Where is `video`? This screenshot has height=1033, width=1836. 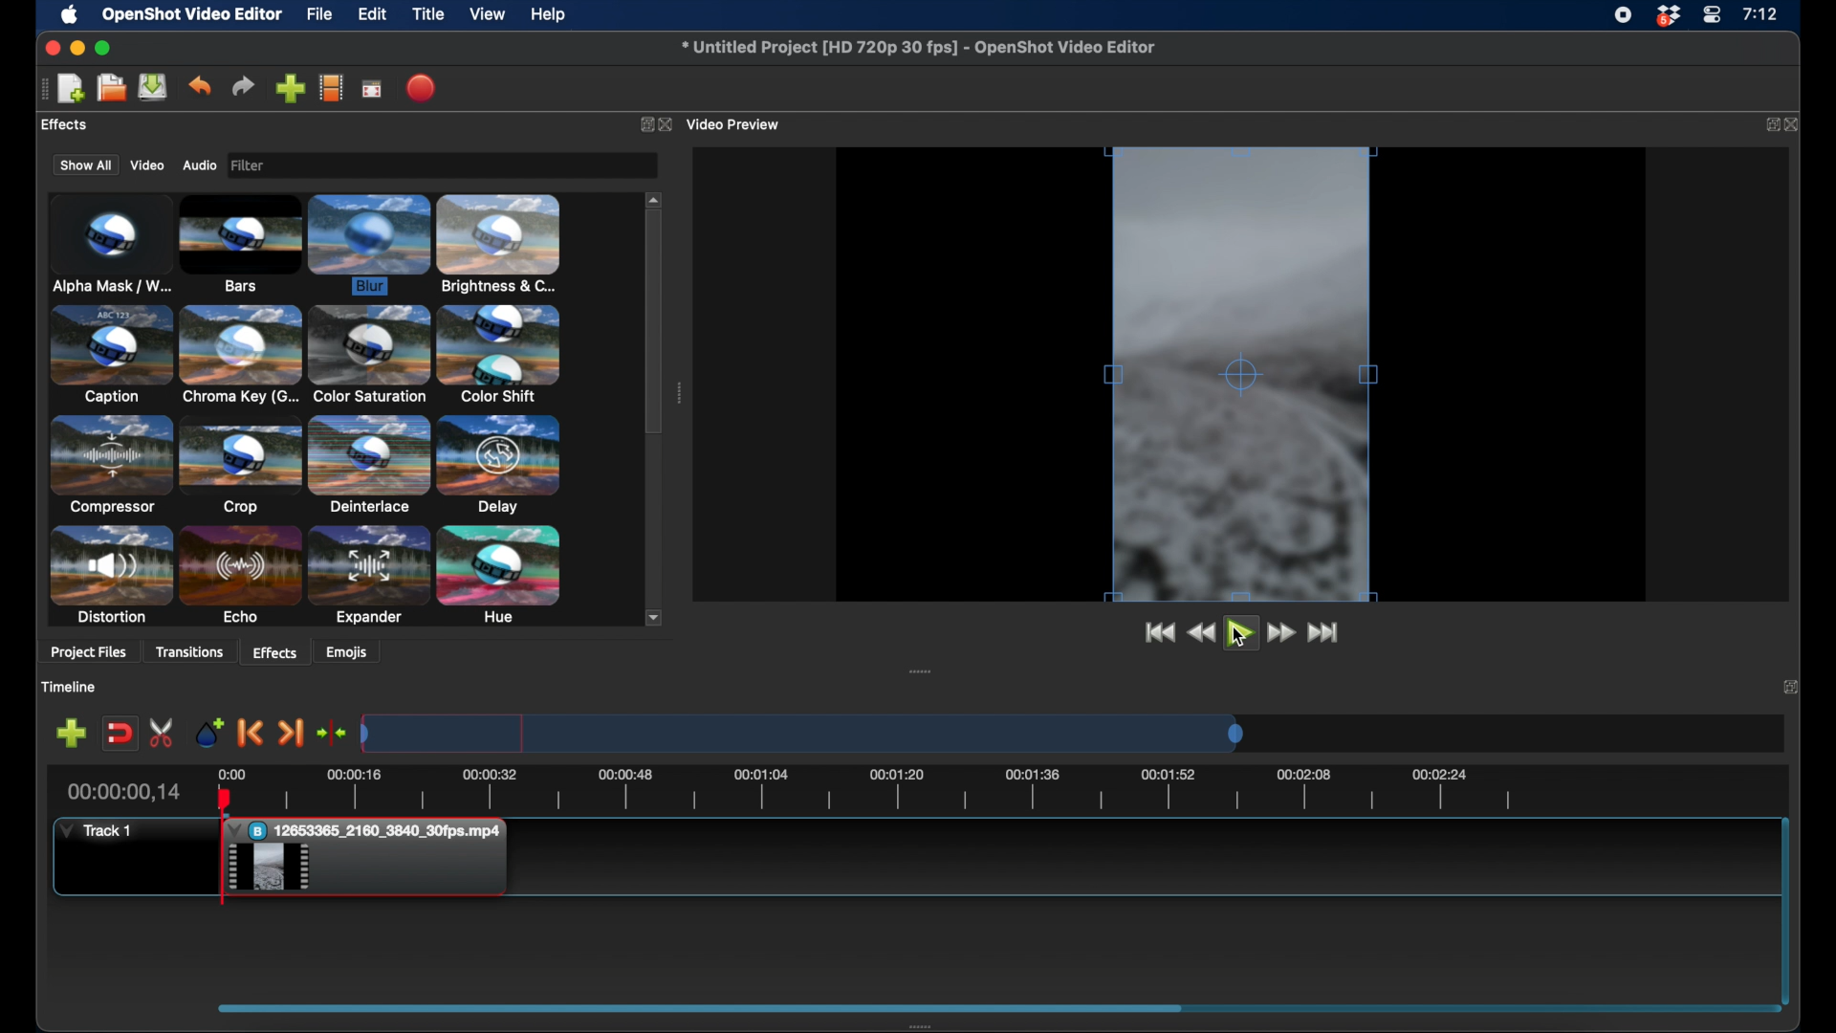 video is located at coordinates (144, 165).